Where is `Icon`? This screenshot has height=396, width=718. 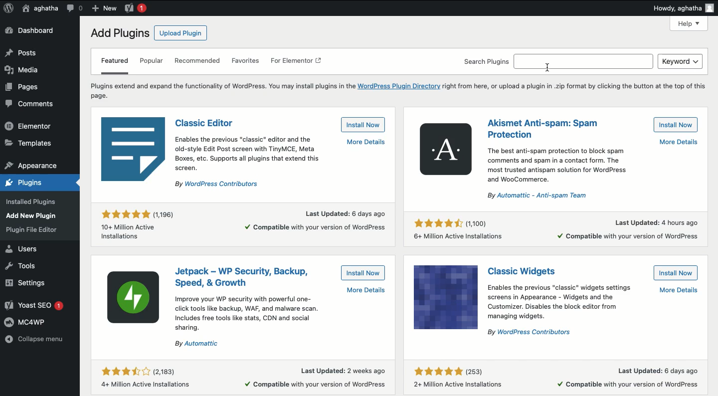
Icon is located at coordinates (135, 300).